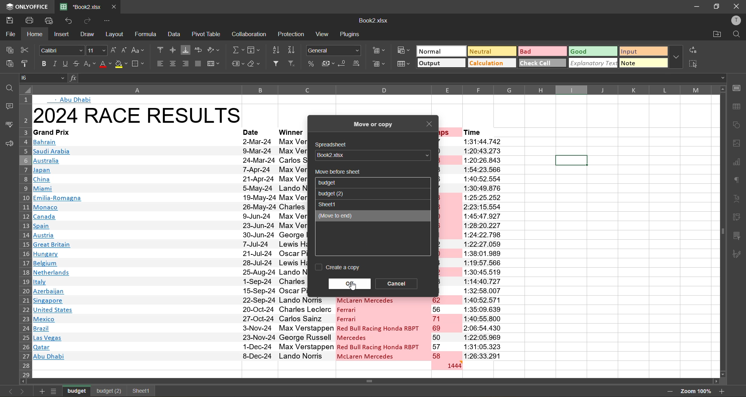 The image size is (746, 397). What do you see at coordinates (739, 237) in the screenshot?
I see `slicer` at bounding box center [739, 237].